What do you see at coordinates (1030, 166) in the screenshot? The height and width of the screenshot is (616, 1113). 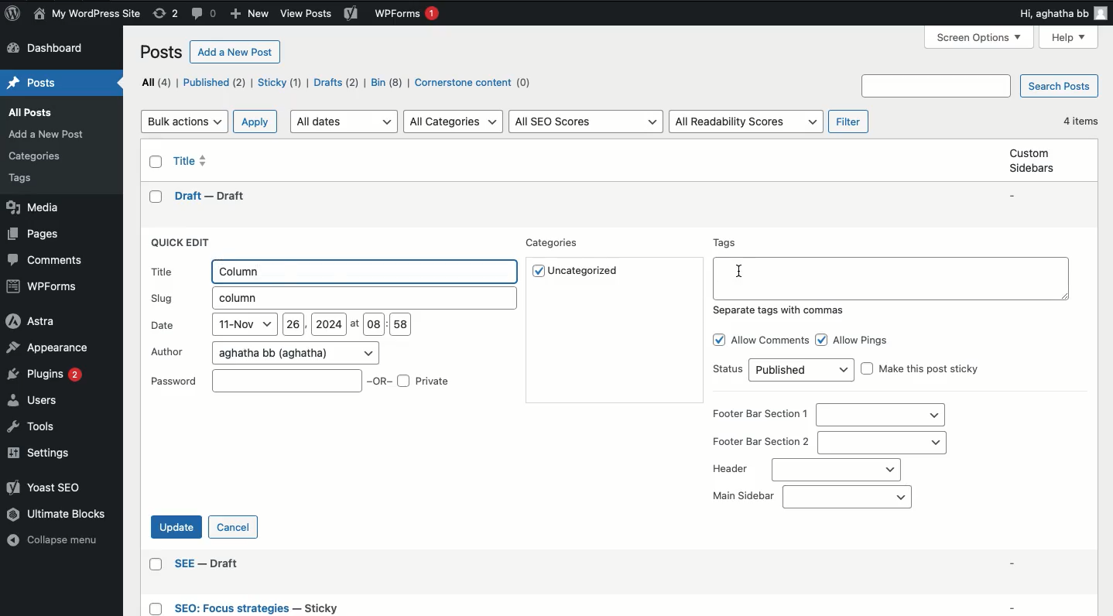 I see `Custom sidebars` at bounding box center [1030, 166].